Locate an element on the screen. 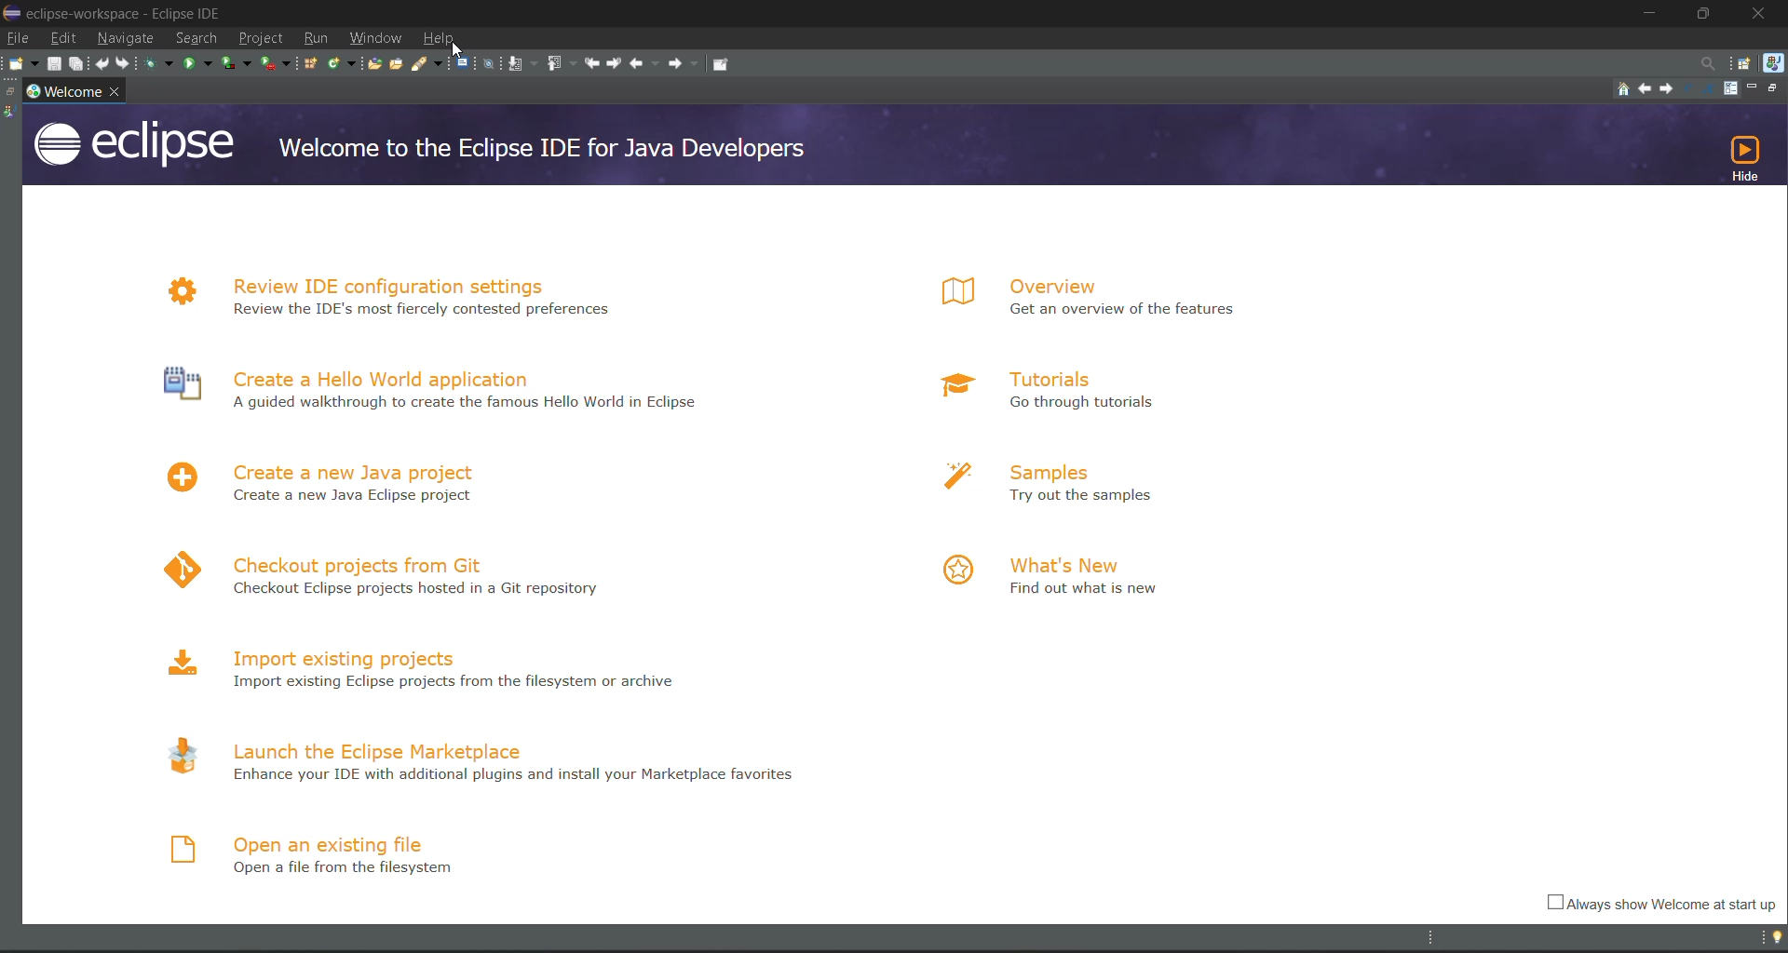 Image resolution: width=1788 pixels, height=953 pixels. review IDE configuration settings is located at coordinates (389, 286).